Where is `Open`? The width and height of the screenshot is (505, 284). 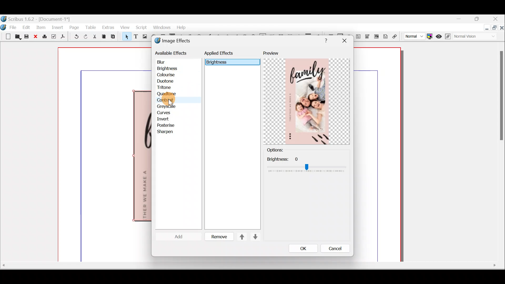
Open is located at coordinates (17, 37).